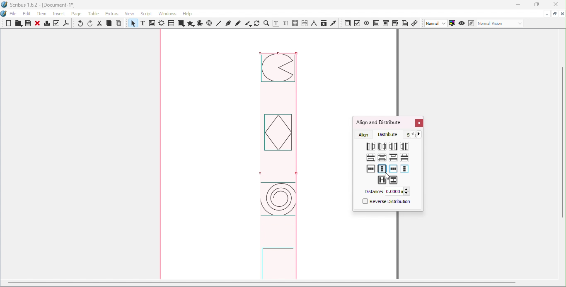 The height and width of the screenshot is (287, 566). Describe the element at coordinates (119, 24) in the screenshot. I see `Paste` at that location.